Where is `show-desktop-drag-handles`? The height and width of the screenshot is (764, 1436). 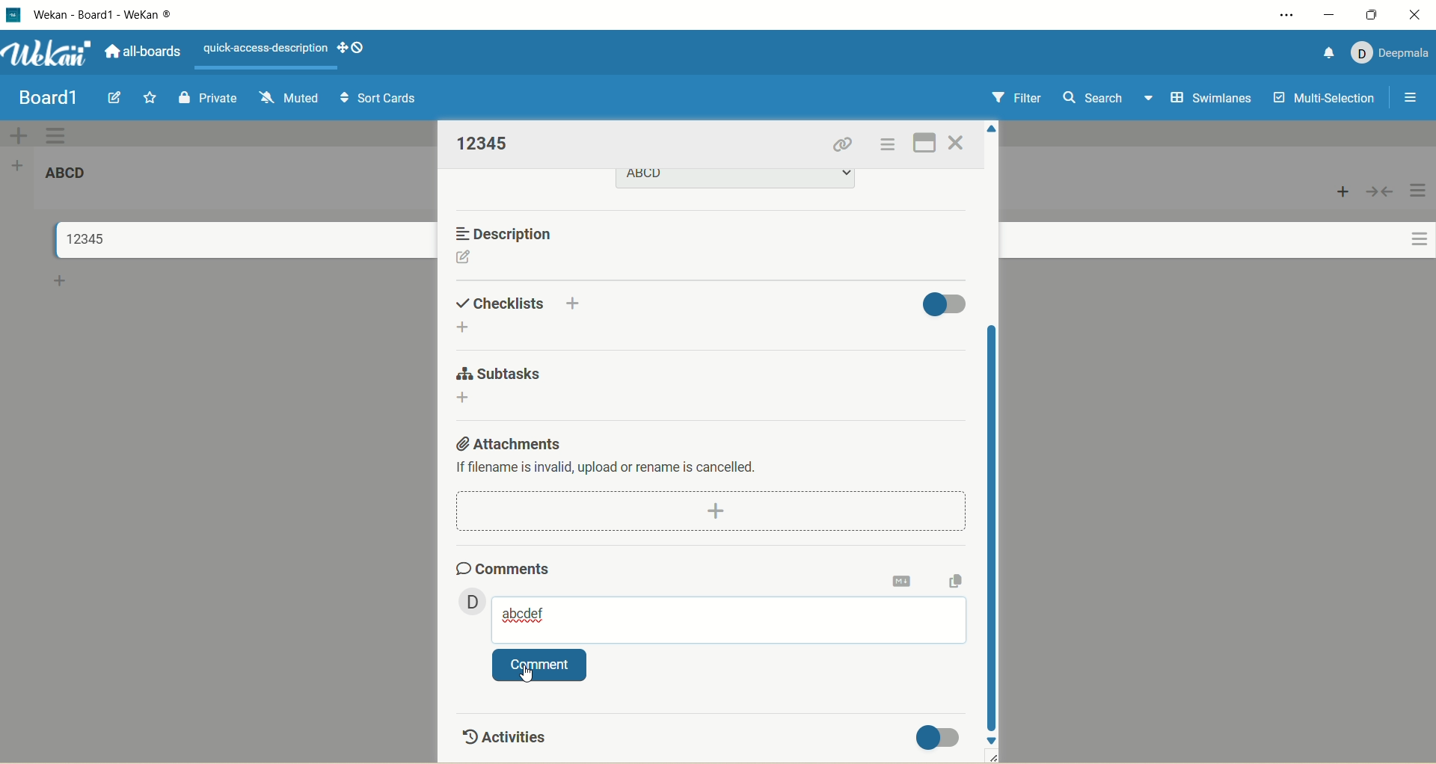 show-desktop-drag-handles is located at coordinates (360, 48).